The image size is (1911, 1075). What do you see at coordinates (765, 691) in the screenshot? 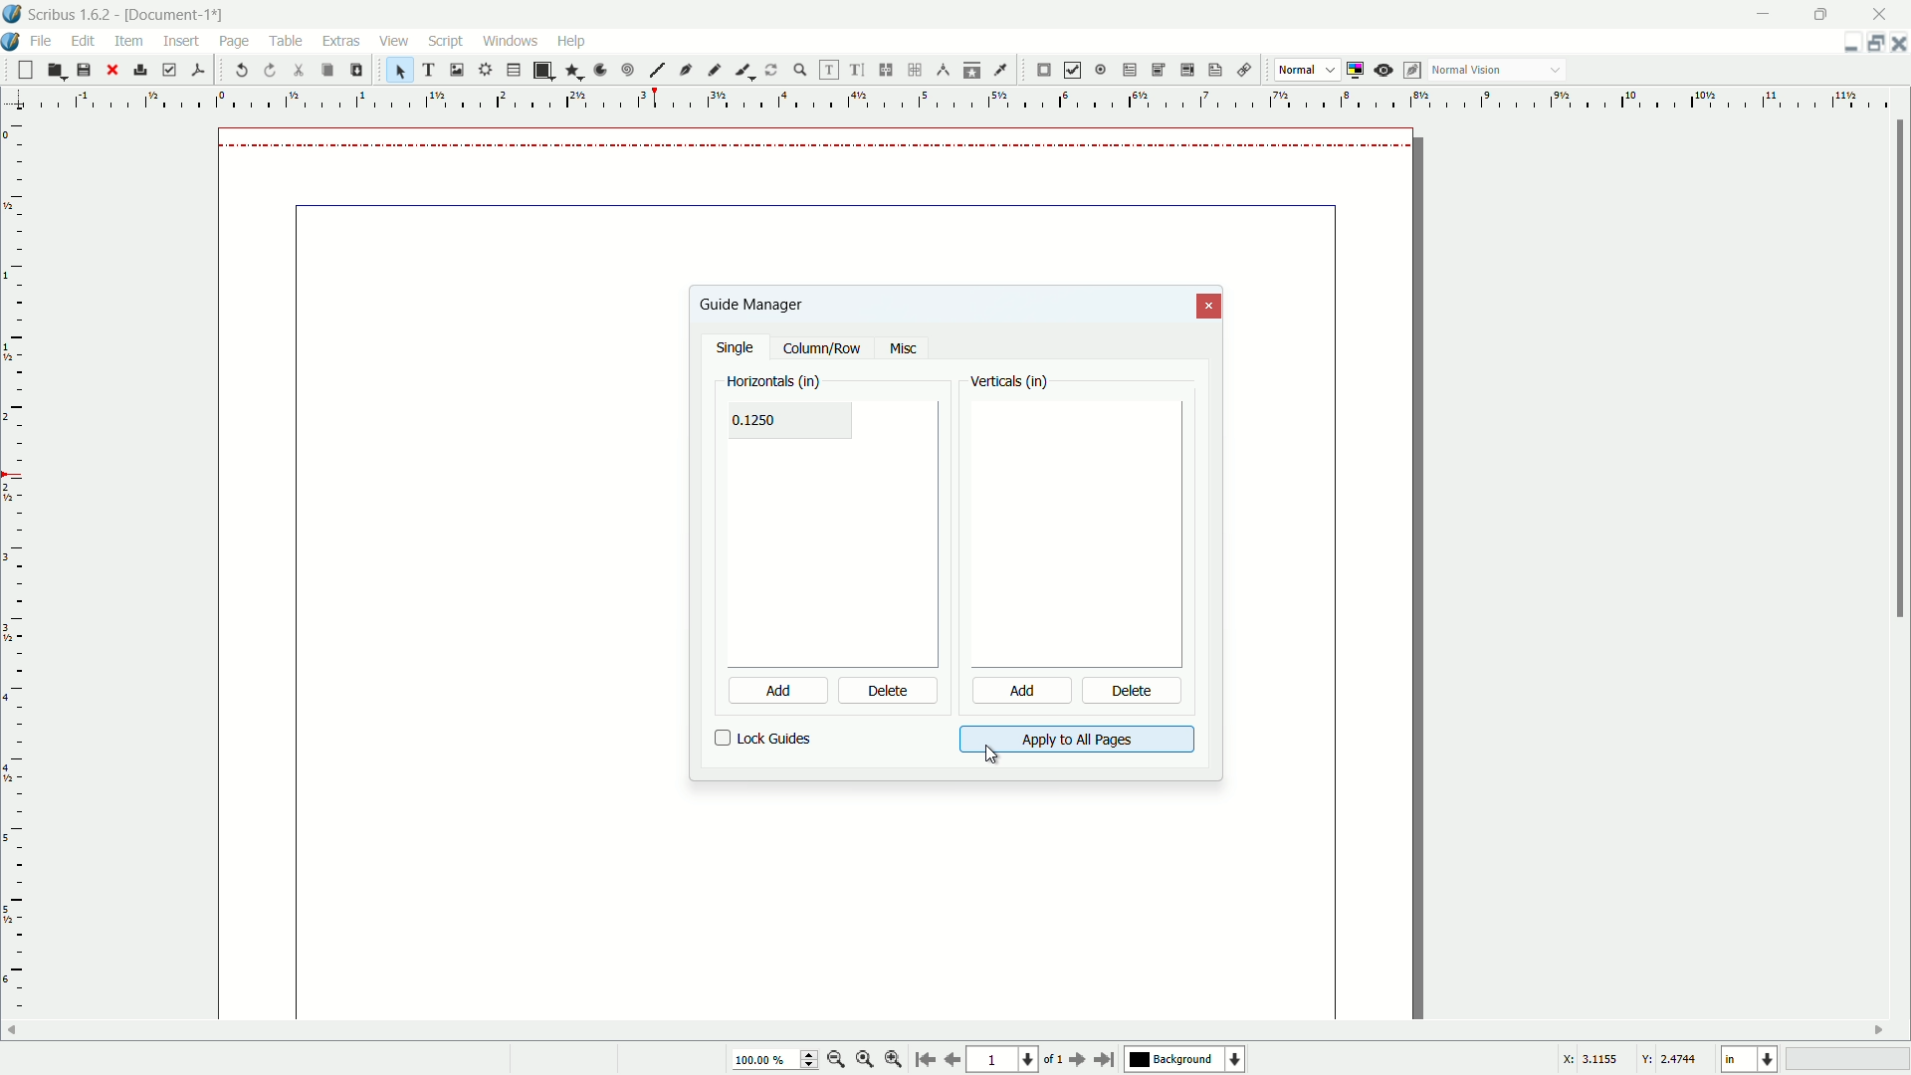
I see `add` at bounding box center [765, 691].